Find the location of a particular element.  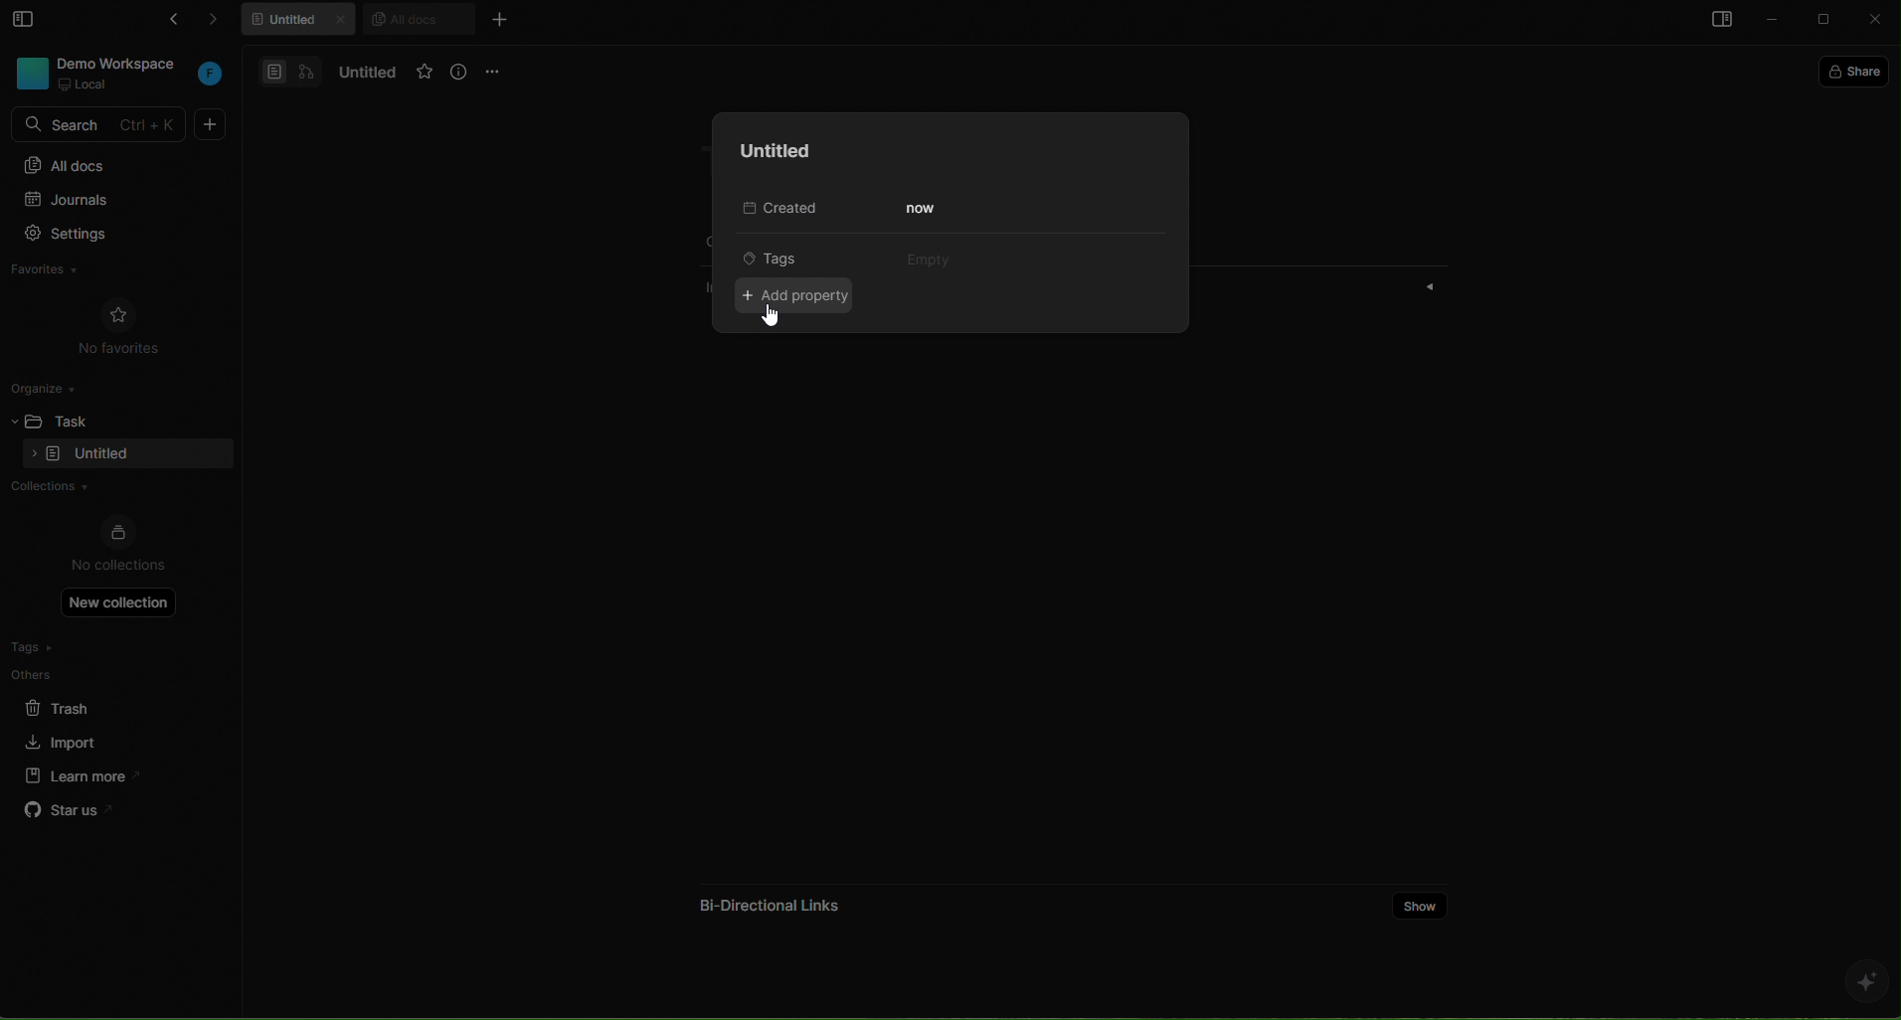

go back is located at coordinates (169, 23).